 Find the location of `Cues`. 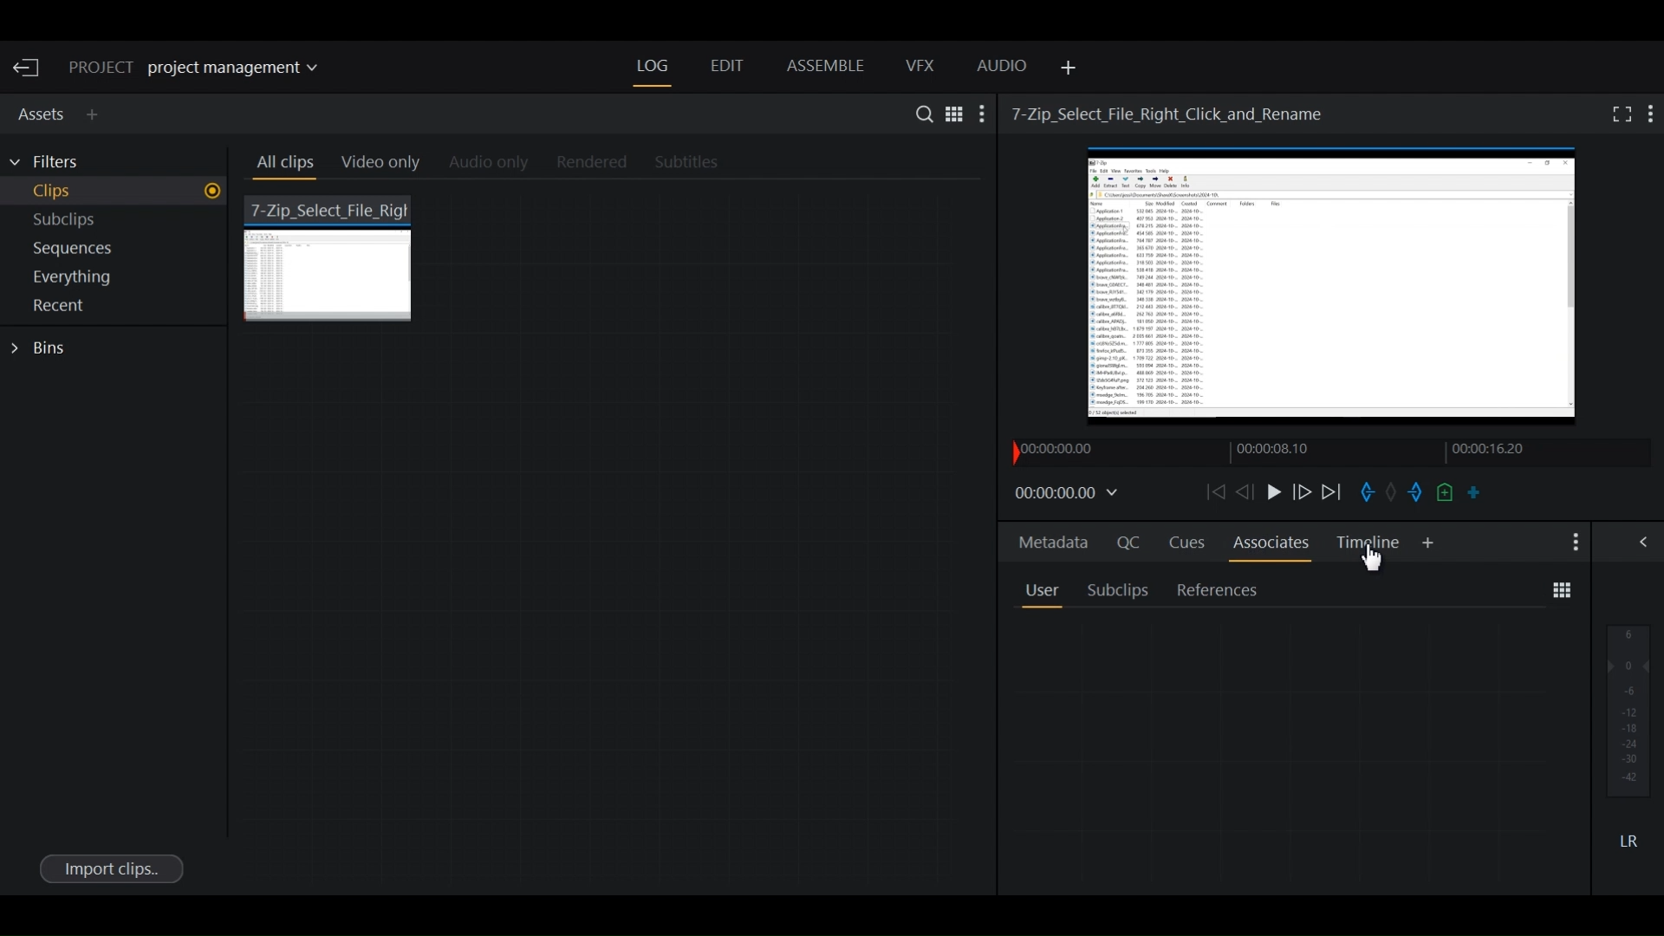

Cues is located at coordinates (1186, 543).